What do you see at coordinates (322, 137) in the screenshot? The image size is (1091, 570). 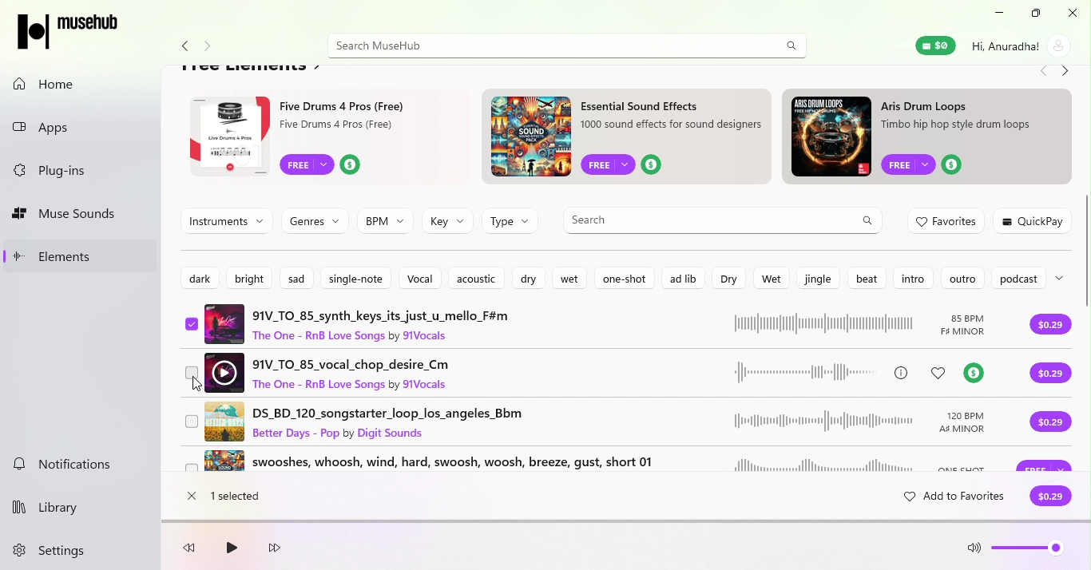 I see `ad` at bounding box center [322, 137].